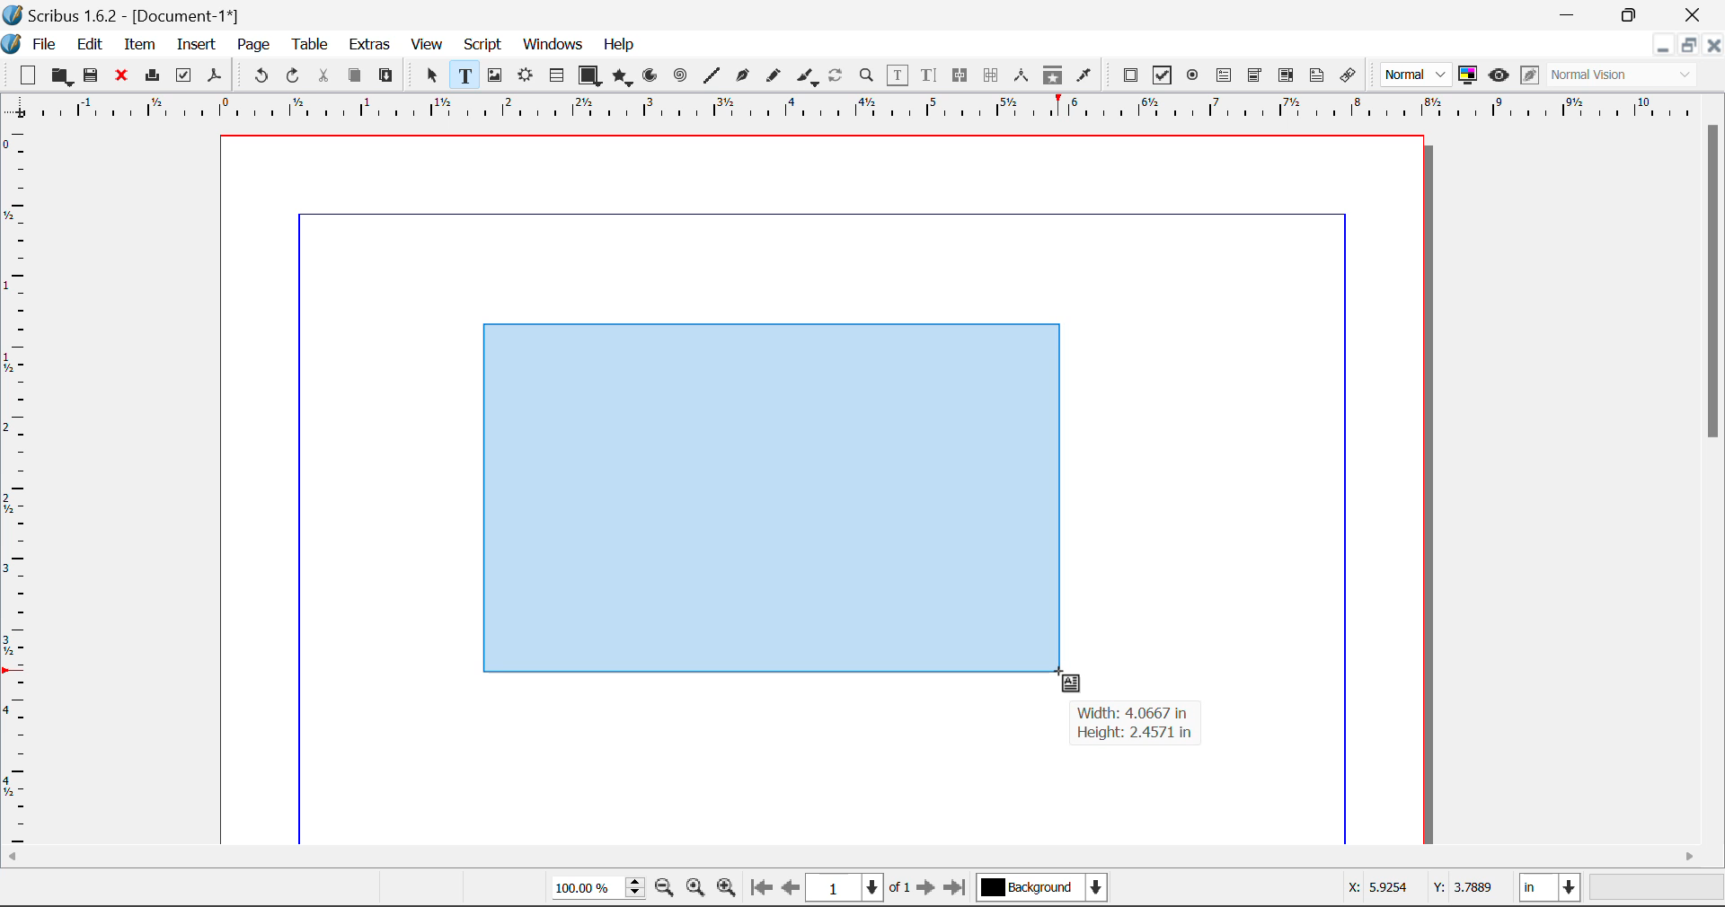 The height and width of the screenshot is (907, 1725). Describe the element at coordinates (651, 77) in the screenshot. I see `Arc` at that location.